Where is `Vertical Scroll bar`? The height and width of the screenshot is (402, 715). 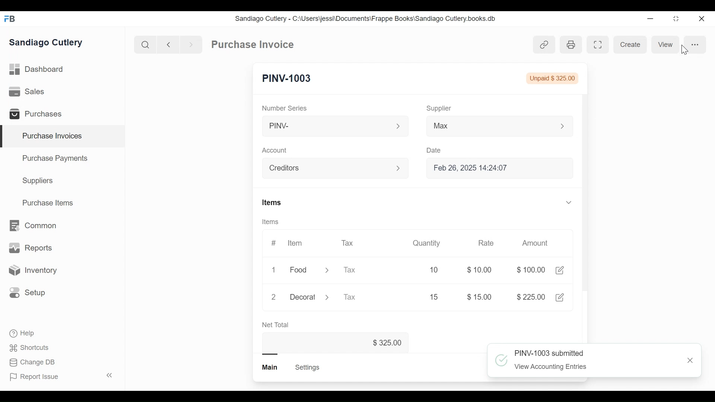
Vertical Scroll bar is located at coordinates (585, 176).